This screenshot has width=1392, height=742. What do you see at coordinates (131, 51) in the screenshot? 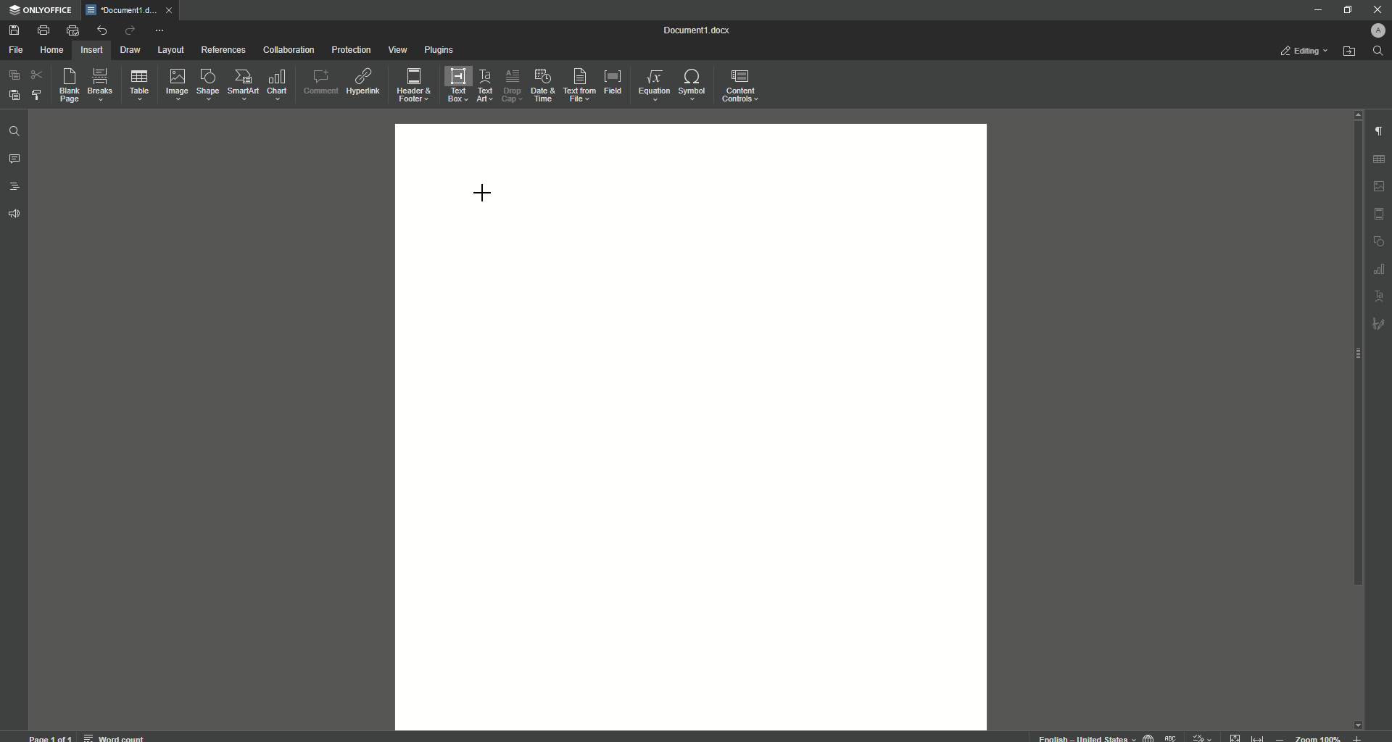
I see `Draw` at bounding box center [131, 51].